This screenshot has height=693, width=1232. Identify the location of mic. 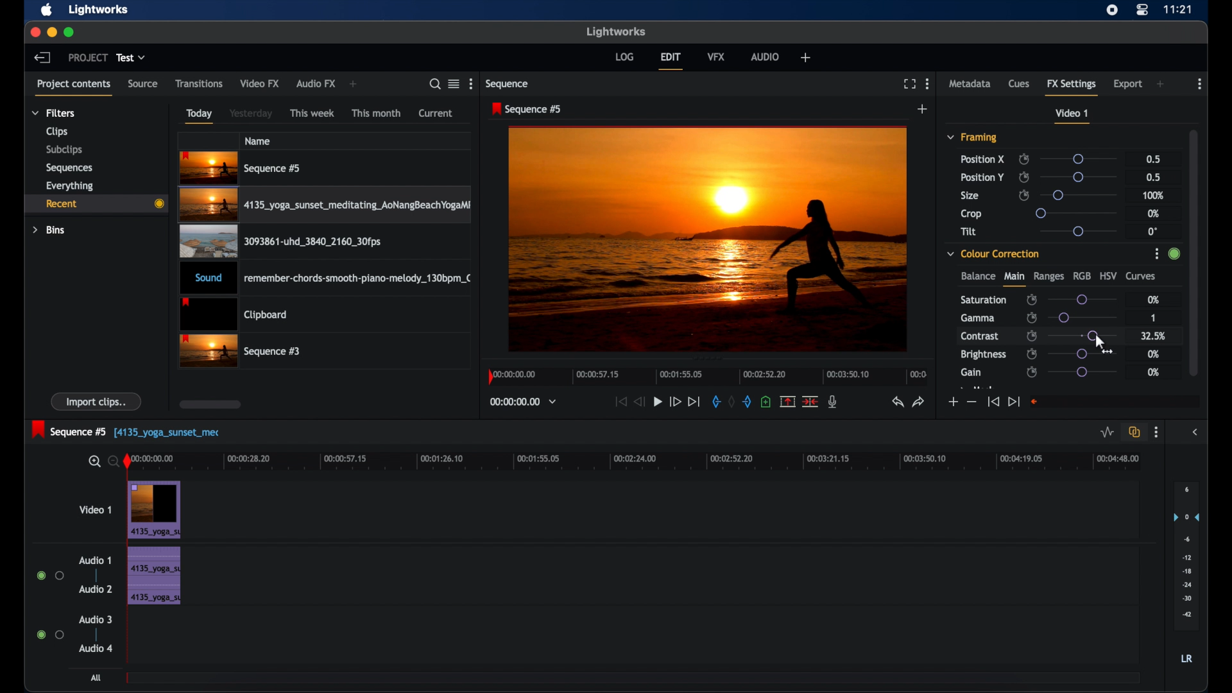
(833, 401).